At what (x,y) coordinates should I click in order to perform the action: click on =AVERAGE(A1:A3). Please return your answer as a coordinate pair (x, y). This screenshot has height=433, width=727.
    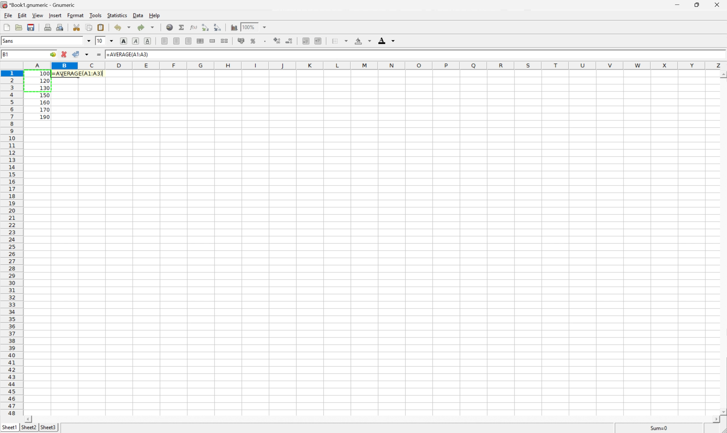
    Looking at the image, I should click on (128, 54).